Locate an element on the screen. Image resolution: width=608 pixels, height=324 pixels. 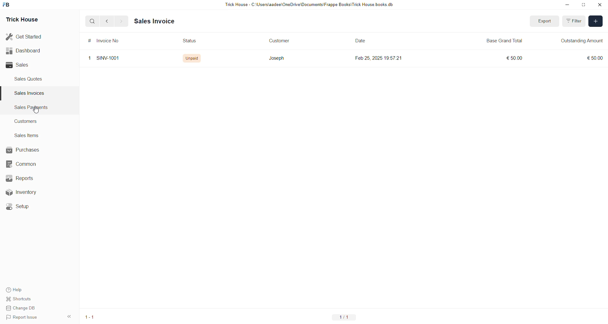
cursor is located at coordinates (36, 110).